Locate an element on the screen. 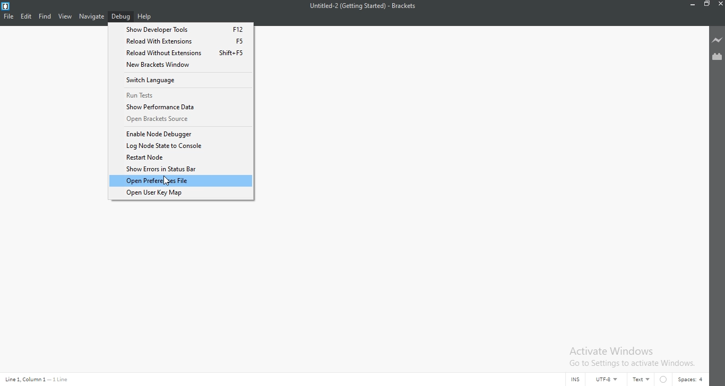  text is located at coordinates (643, 380).